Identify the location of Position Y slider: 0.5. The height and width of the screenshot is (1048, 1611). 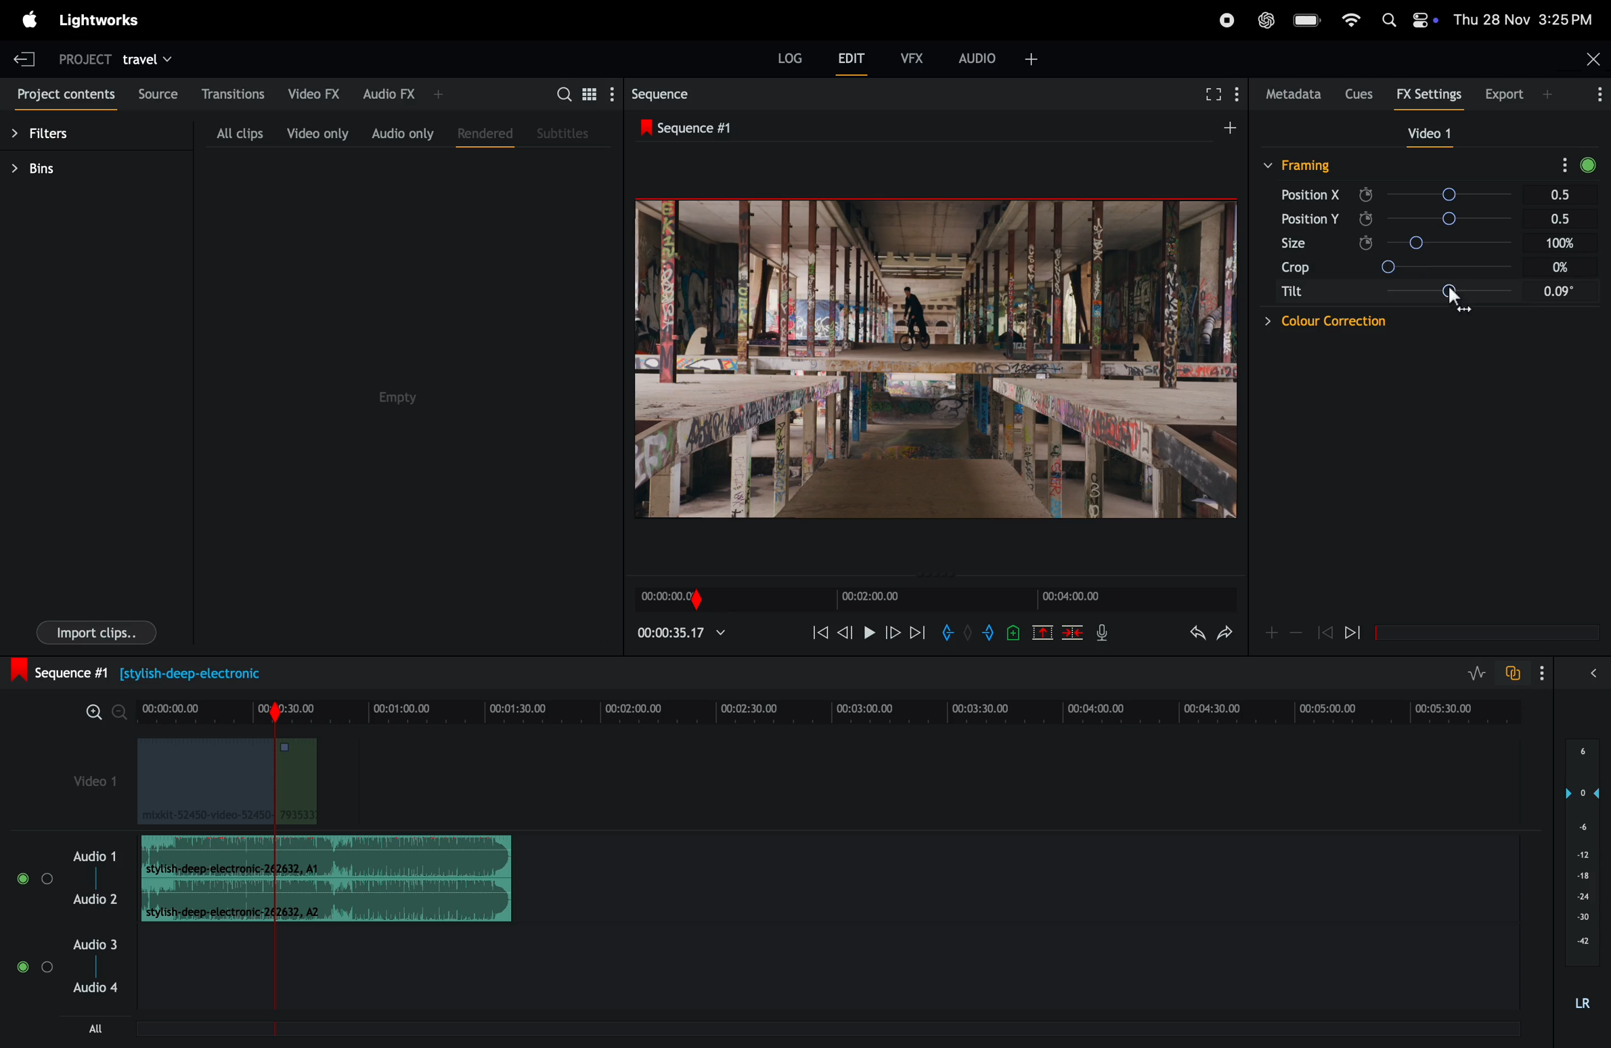
(1485, 217).